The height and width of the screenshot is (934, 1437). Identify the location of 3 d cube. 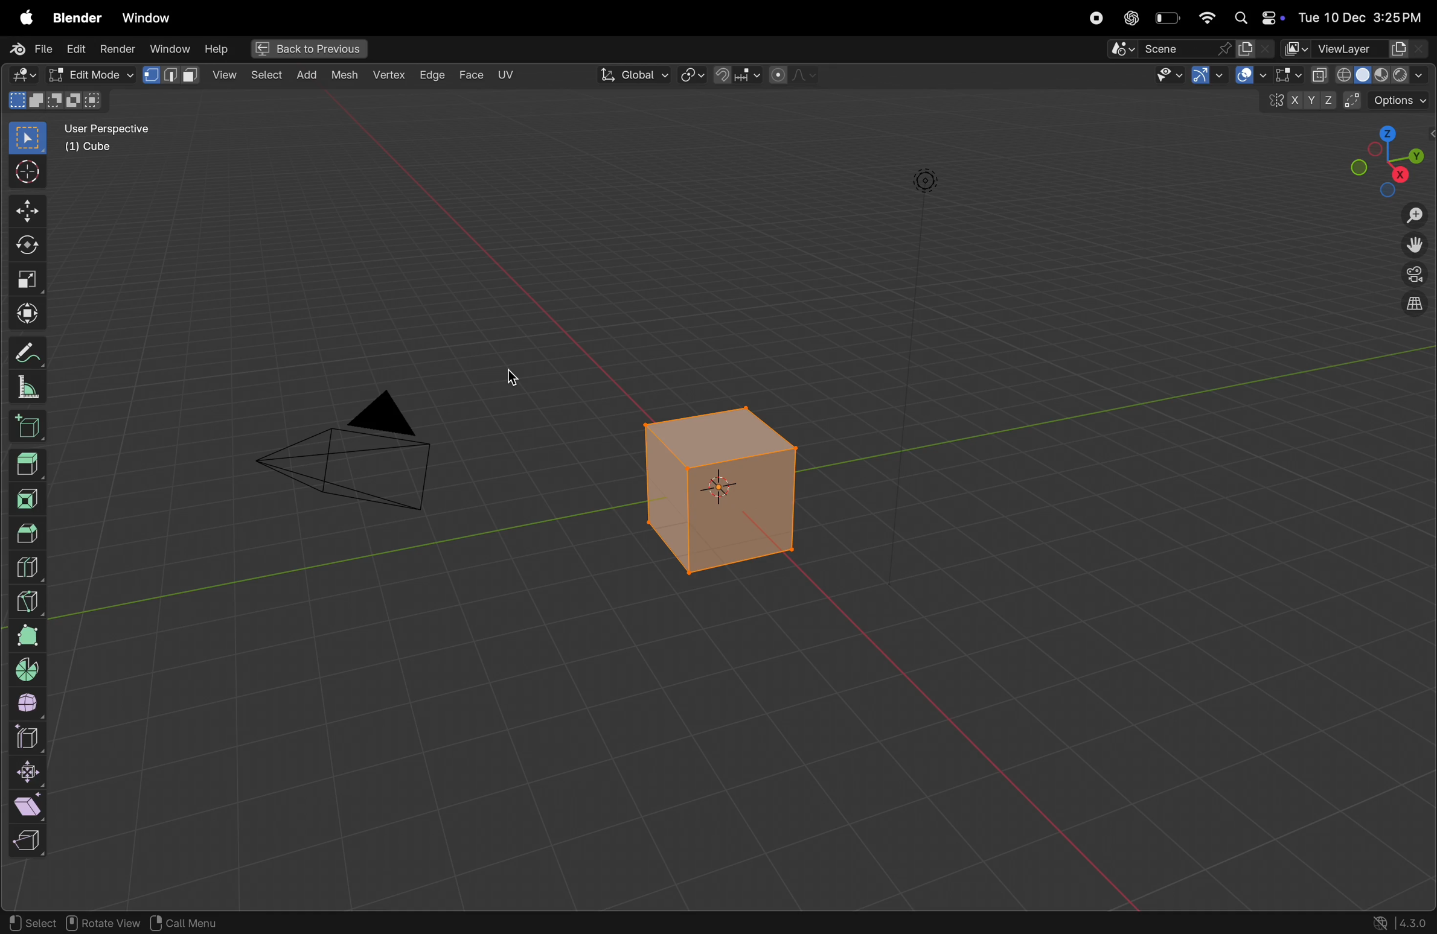
(724, 490).